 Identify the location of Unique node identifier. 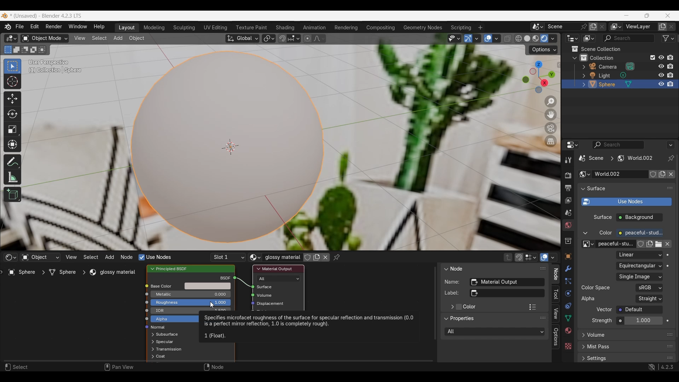
(507, 282).